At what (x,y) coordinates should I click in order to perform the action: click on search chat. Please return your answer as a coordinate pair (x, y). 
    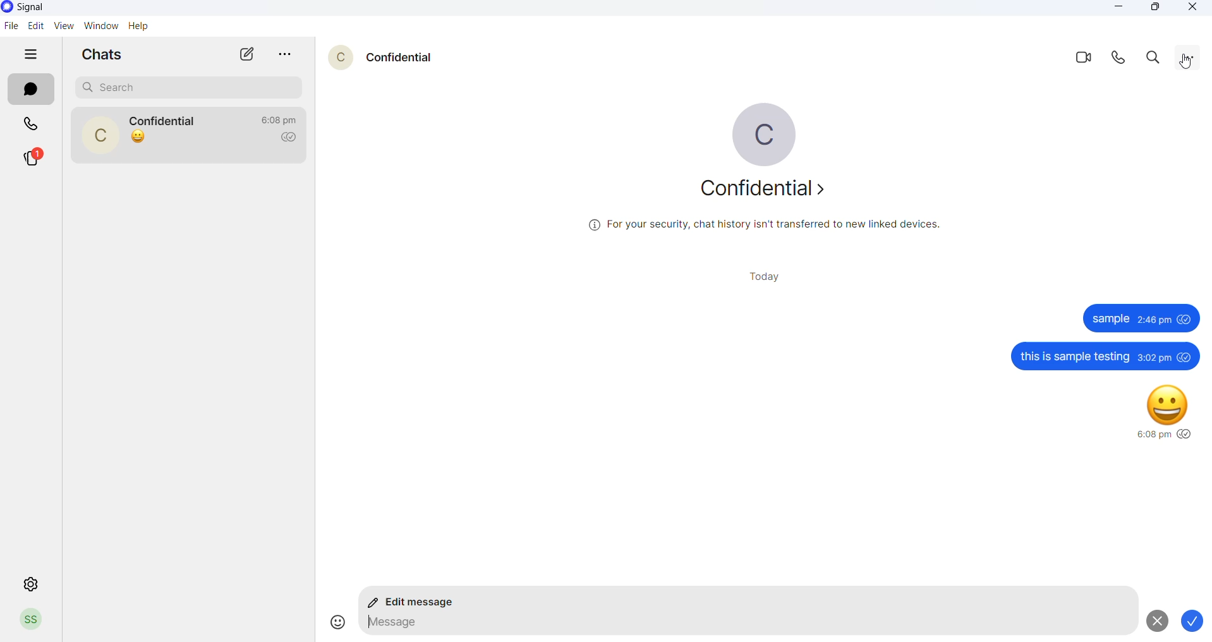
    Looking at the image, I should click on (188, 87).